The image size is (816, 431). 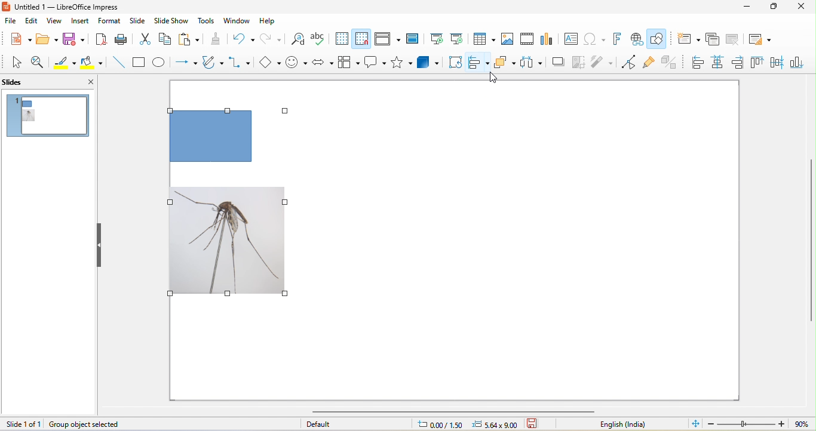 I want to click on top, so click(x=758, y=64).